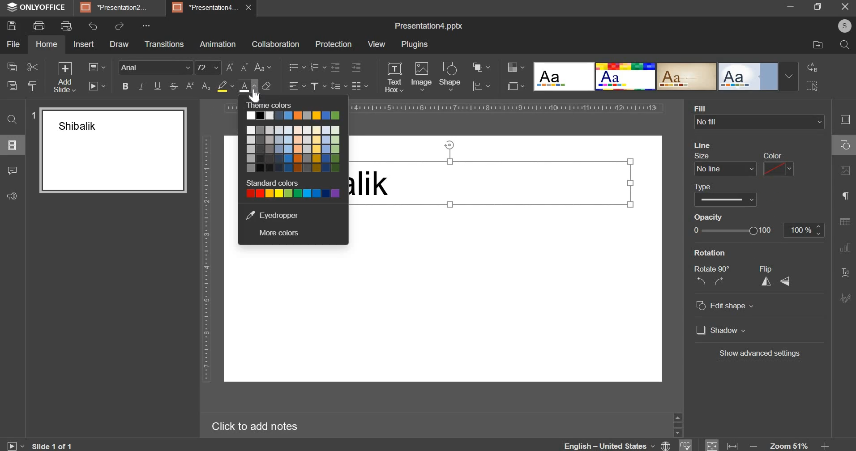 This screenshot has width=856, height=451. What do you see at coordinates (64, 77) in the screenshot?
I see `add slides` at bounding box center [64, 77].